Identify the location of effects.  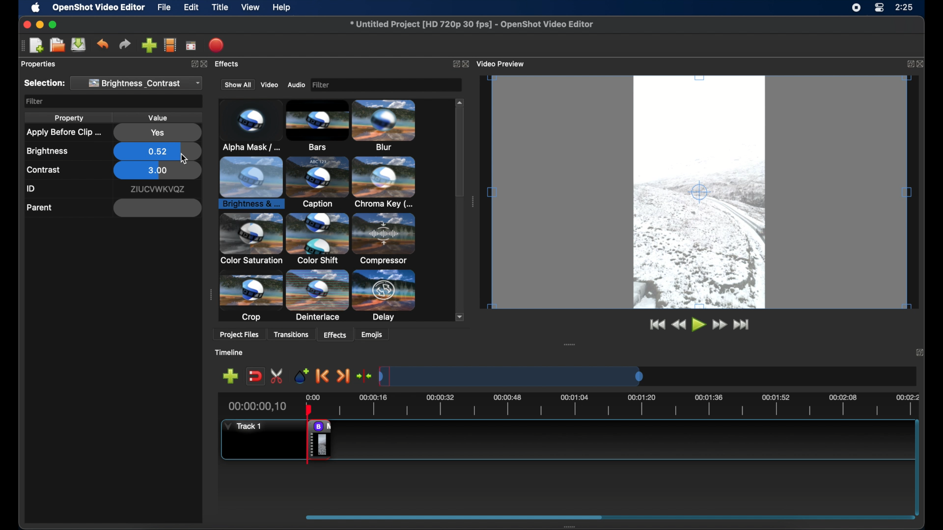
(333, 334).